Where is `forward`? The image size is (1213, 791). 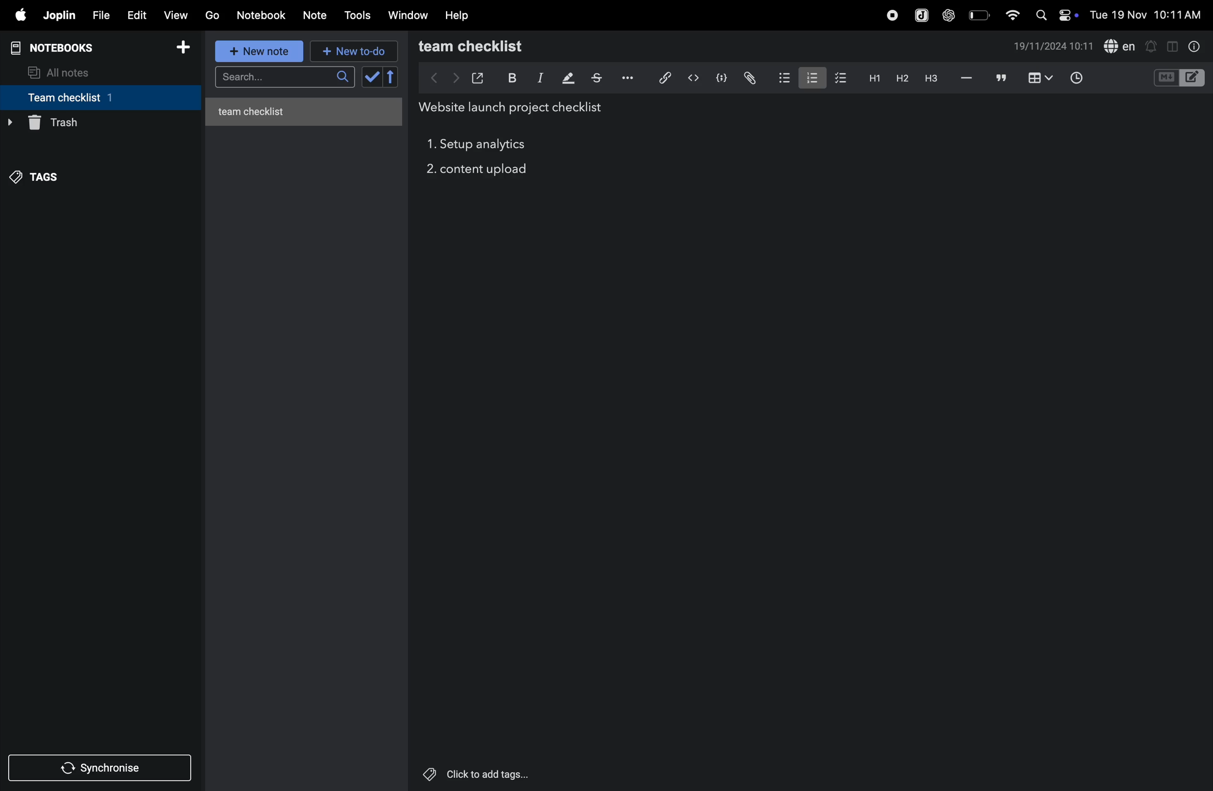 forward is located at coordinates (453, 77).